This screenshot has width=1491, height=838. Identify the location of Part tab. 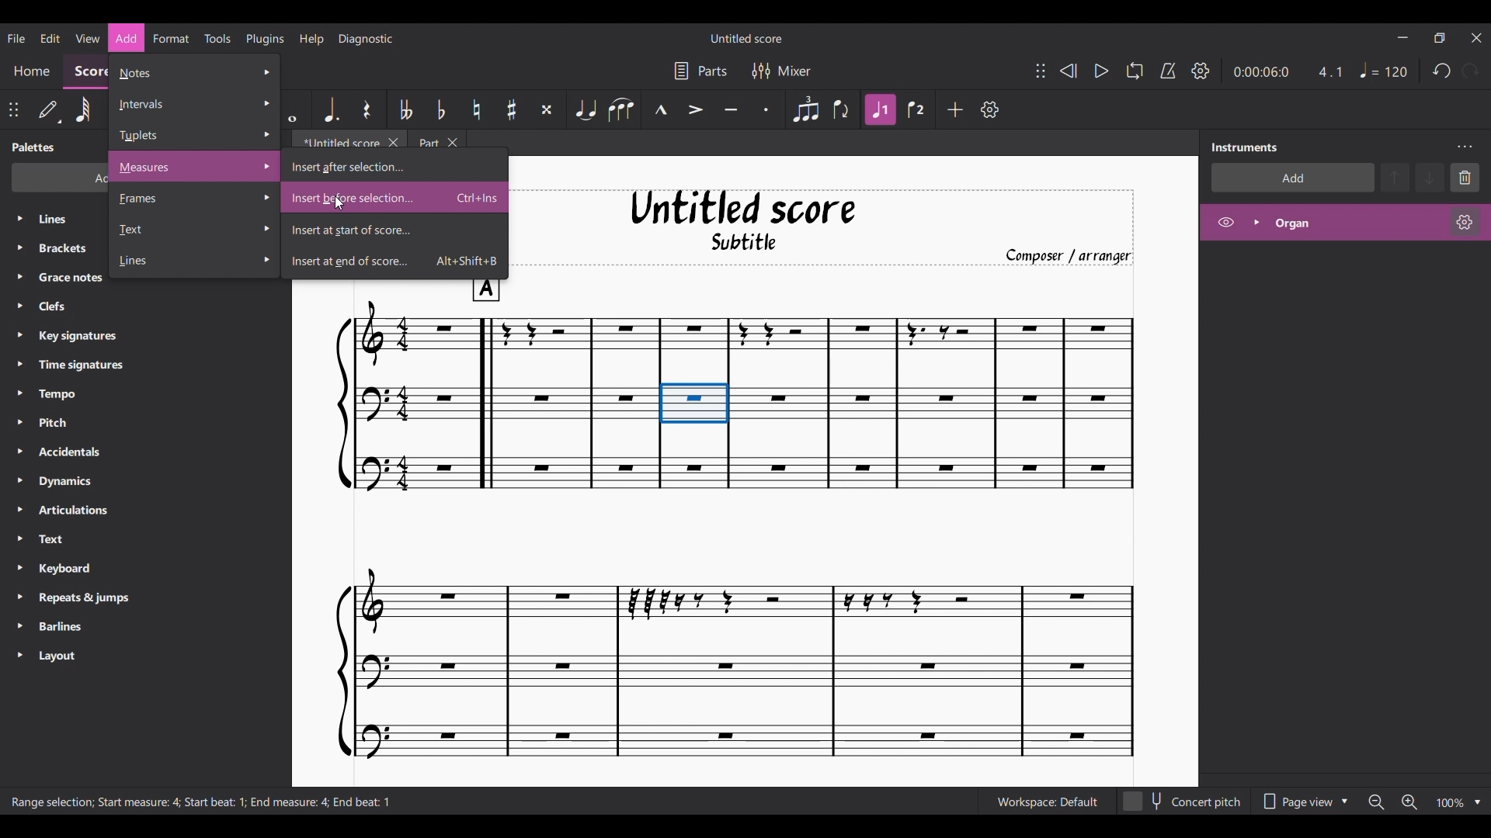
(427, 143).